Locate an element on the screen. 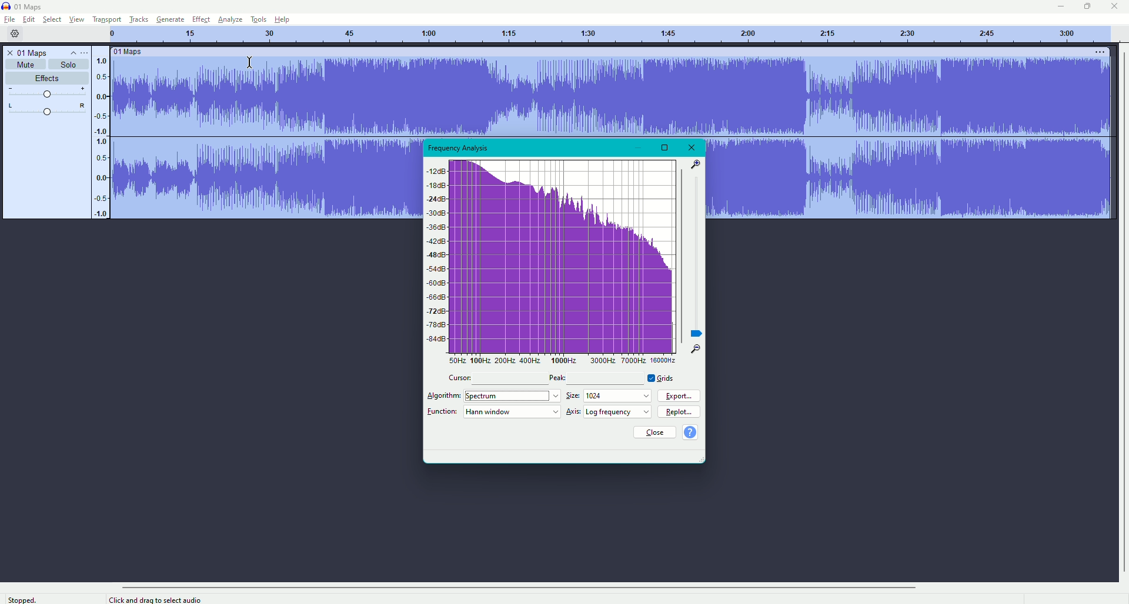 The height and width of the screenshot is (604, 1129). horizontal scrollbar is located at coordinates (517, 587).